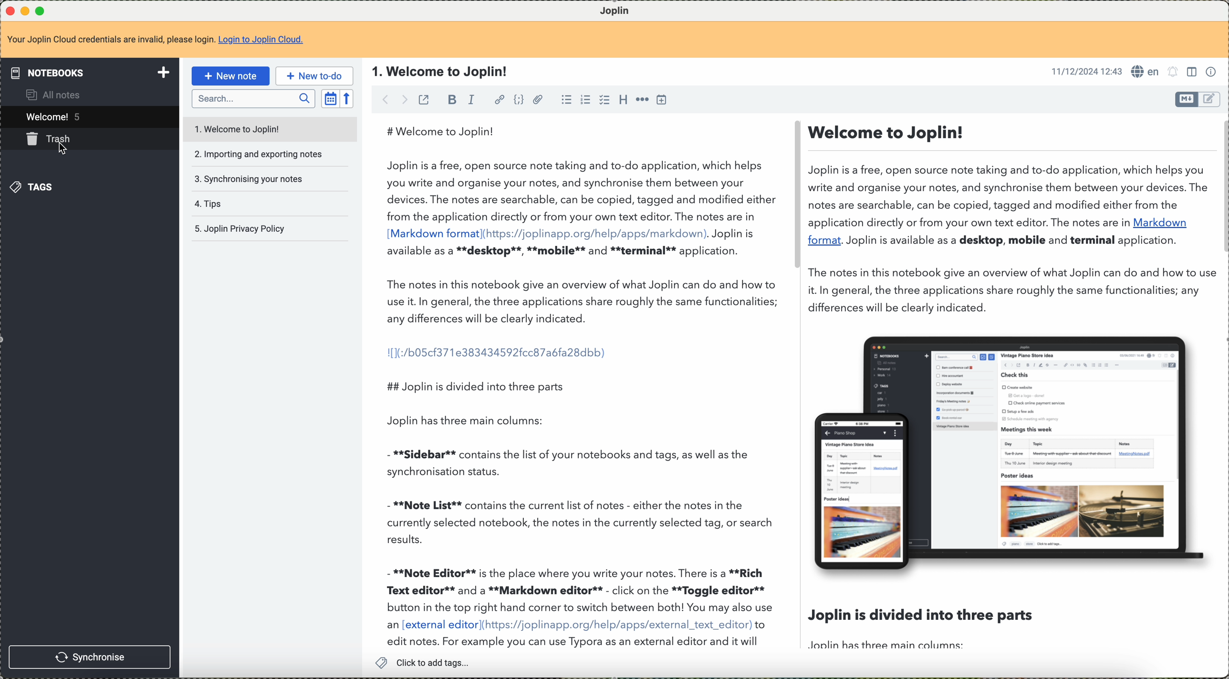 This screenshot has width=1229, height=679. I want to click on close program, so click(9, 9).